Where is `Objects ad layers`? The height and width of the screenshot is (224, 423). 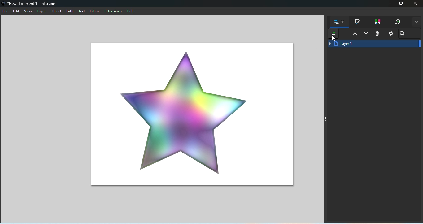 Objects ad layers is located at coordinates (340, 23).